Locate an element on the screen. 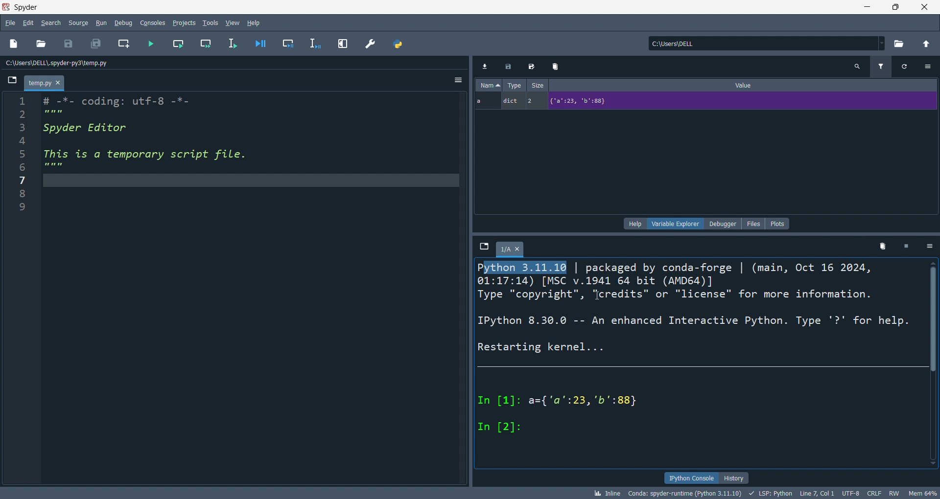  a, dict, 2, {'a':23, 'b': 88} is located at coordinates (703, 102).